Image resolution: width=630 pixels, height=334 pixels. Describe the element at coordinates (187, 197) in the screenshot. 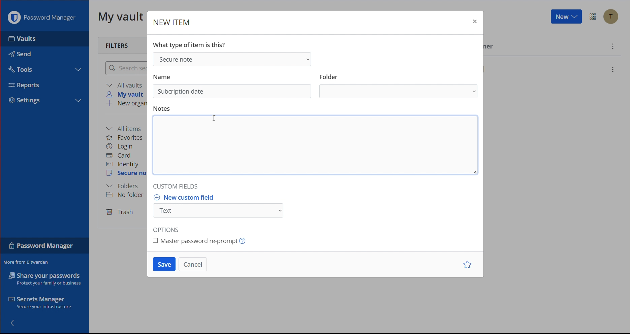

I see `New custom field` at that location.